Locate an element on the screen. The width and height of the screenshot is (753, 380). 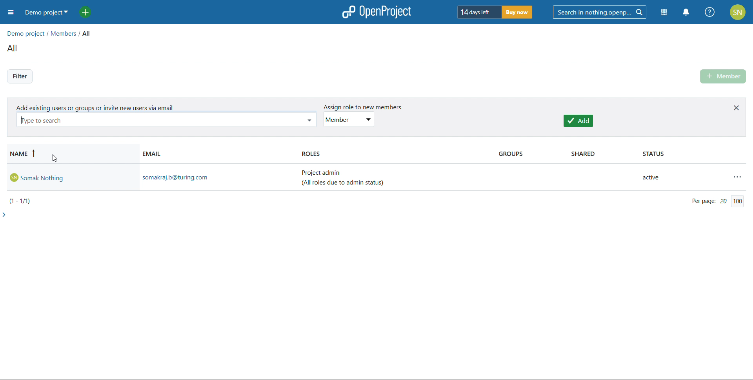
per page 20/200 is located at coordinates (717, 201).